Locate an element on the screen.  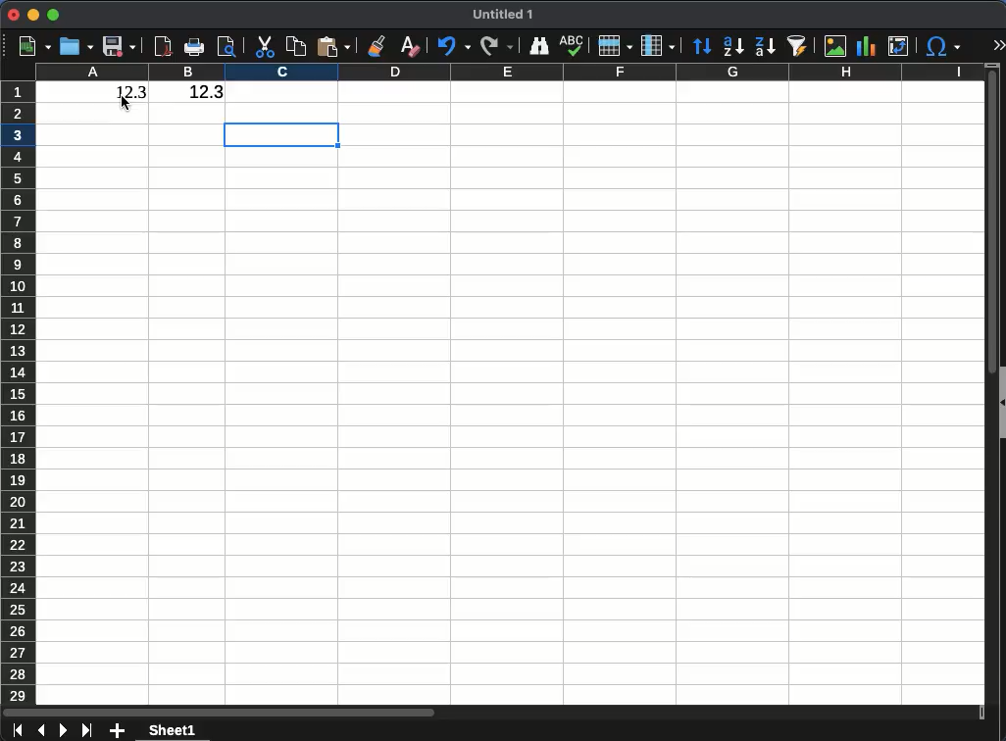
row is located at coordinates (614, 45).